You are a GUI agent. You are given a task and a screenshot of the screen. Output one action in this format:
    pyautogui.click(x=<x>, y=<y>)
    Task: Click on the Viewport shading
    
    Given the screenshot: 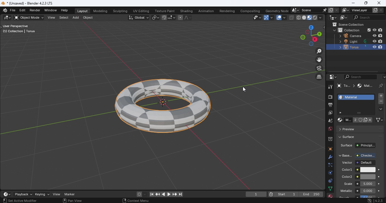 What is the action you would take?
    pyautogui.click(x=315, y=18)
    